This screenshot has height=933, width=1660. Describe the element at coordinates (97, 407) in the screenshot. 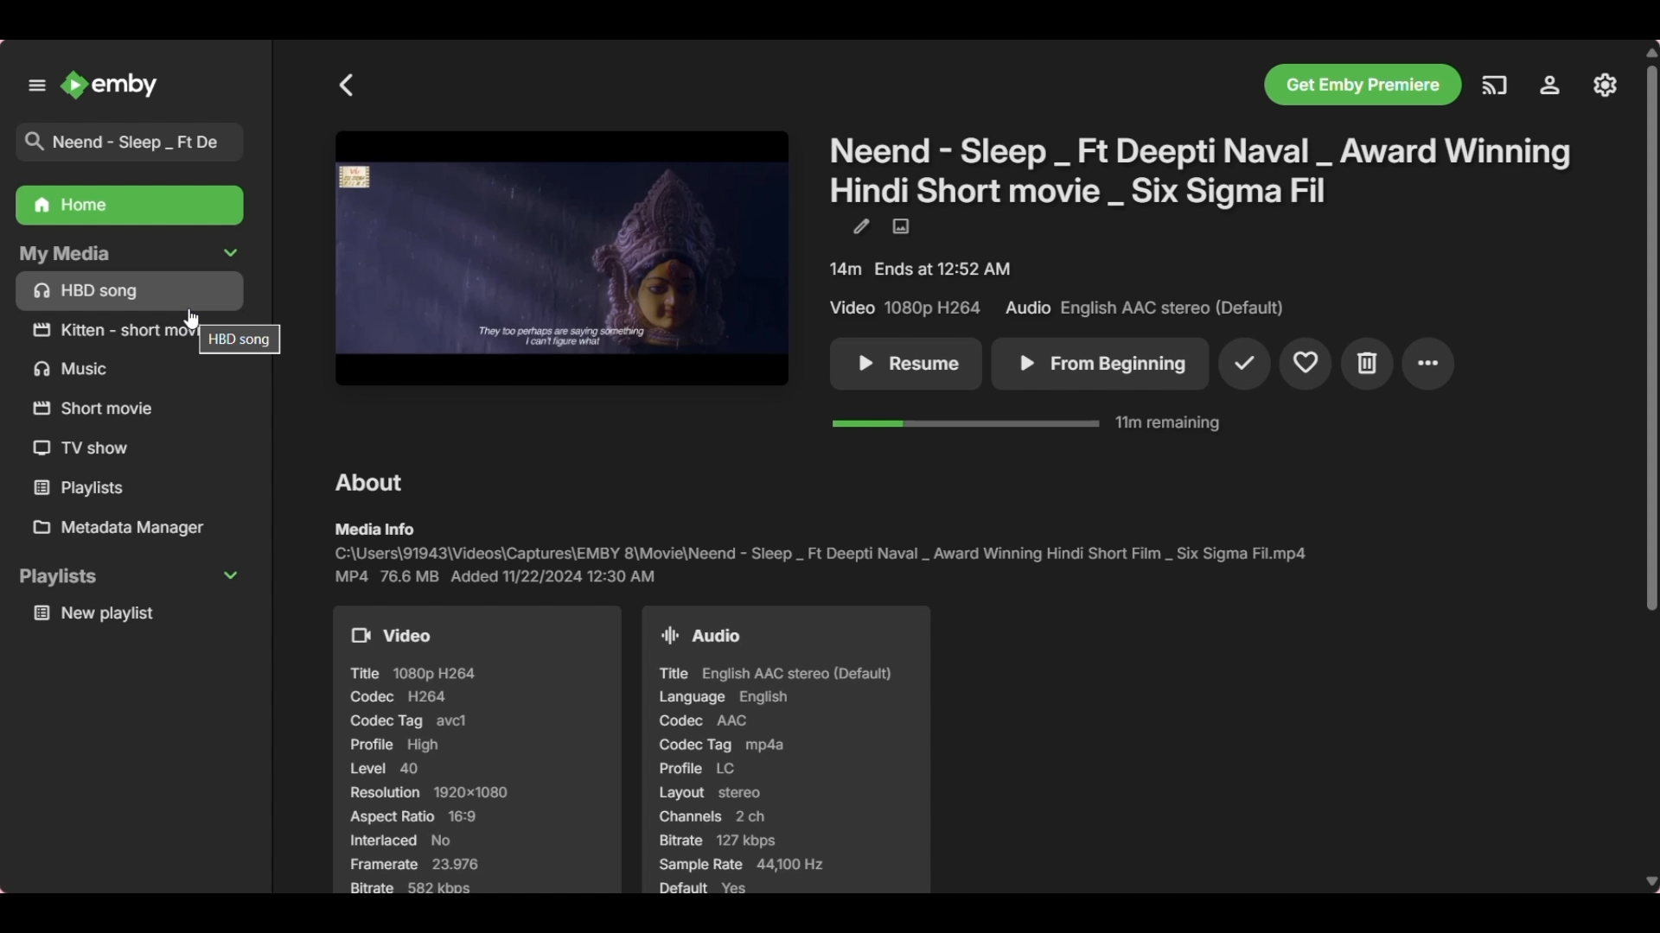

I see `` at that location.